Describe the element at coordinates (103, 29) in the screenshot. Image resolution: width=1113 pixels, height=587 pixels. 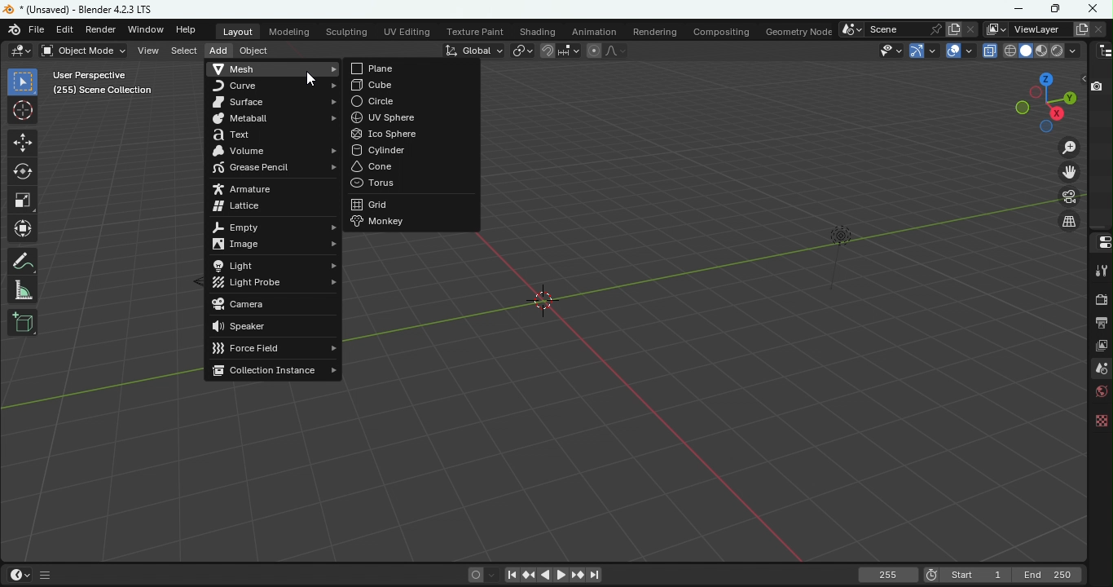
I see `Render` at that location.